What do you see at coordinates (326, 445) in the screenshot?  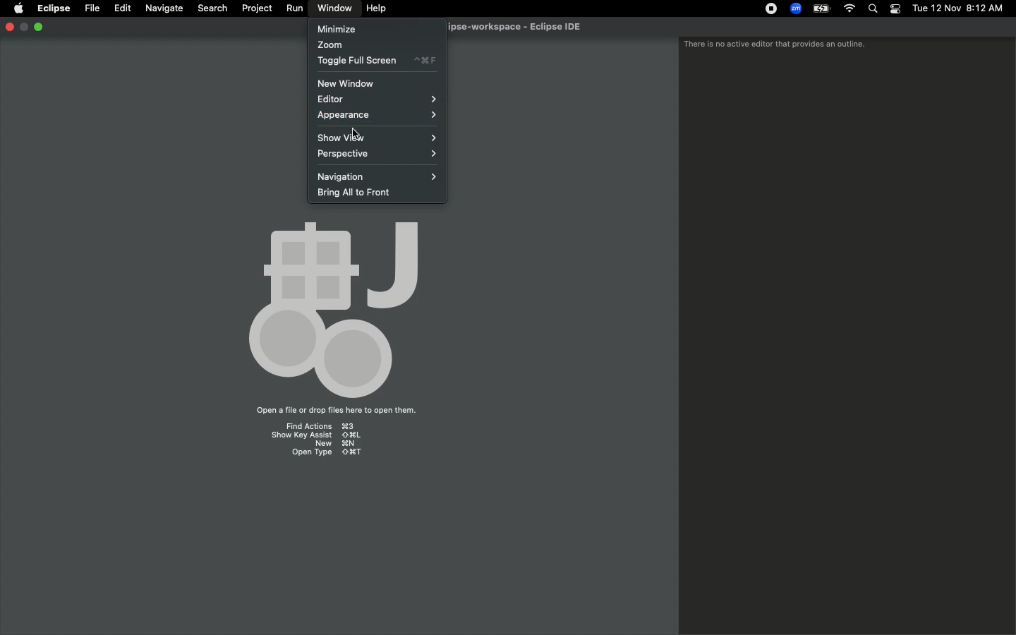 I see `New` at bounding box center [326, 445].